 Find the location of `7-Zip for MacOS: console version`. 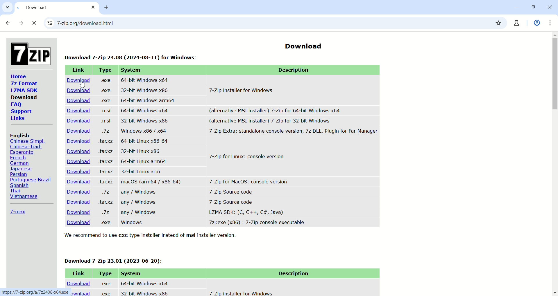

7-Zip for MacOS: console version is located at coordinates (246, 181).